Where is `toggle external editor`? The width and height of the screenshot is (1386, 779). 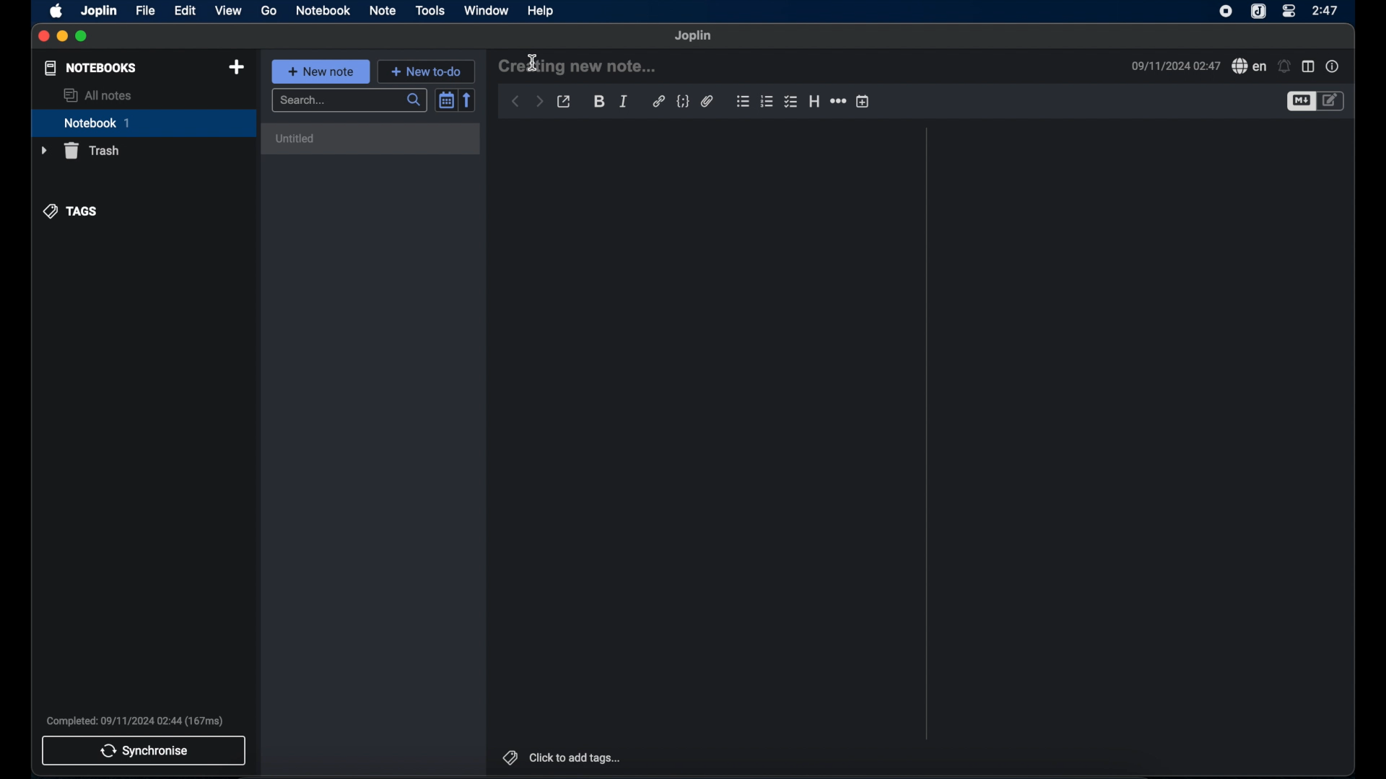 toggle external editor is located at coordinates (564, 102).